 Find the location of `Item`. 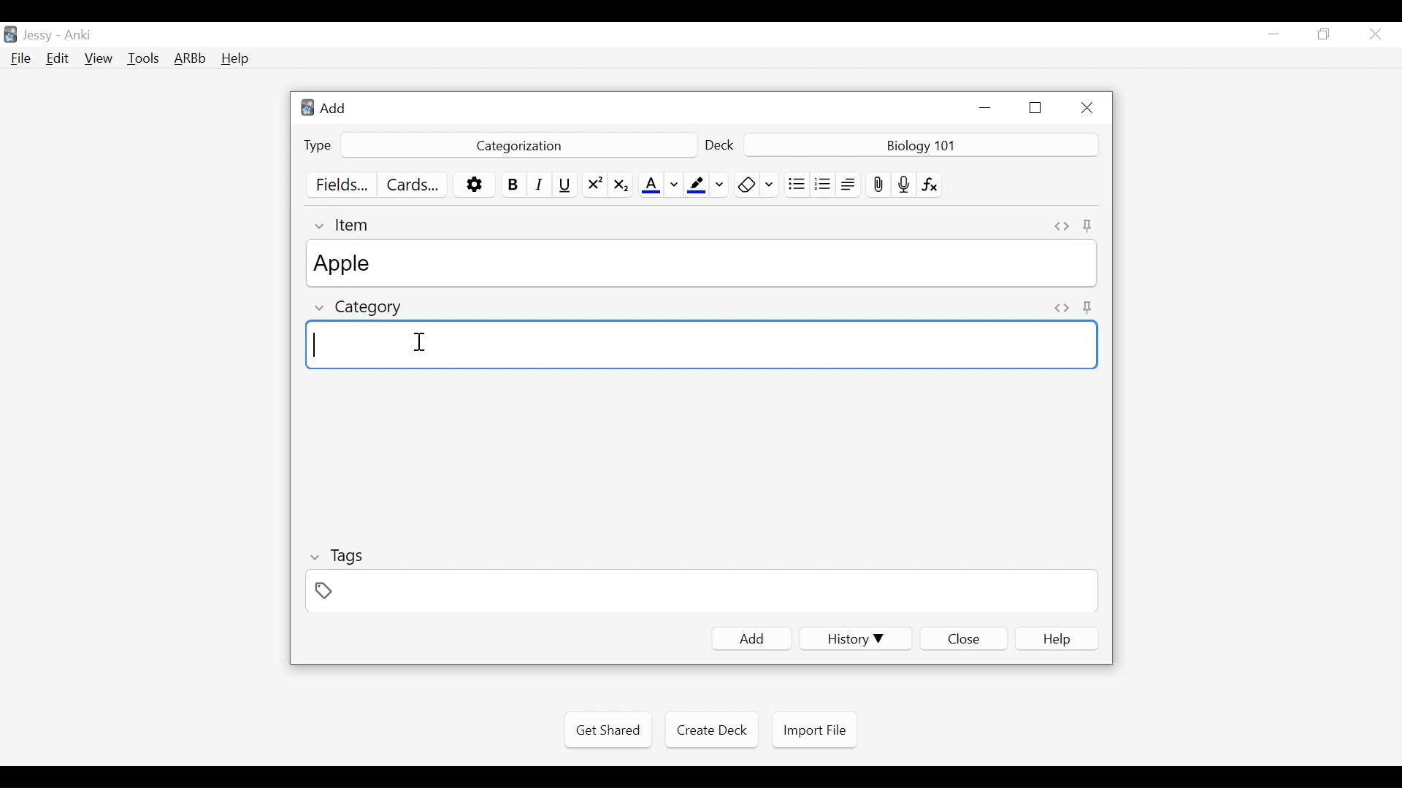

Item is located at coordinates (345, 225).